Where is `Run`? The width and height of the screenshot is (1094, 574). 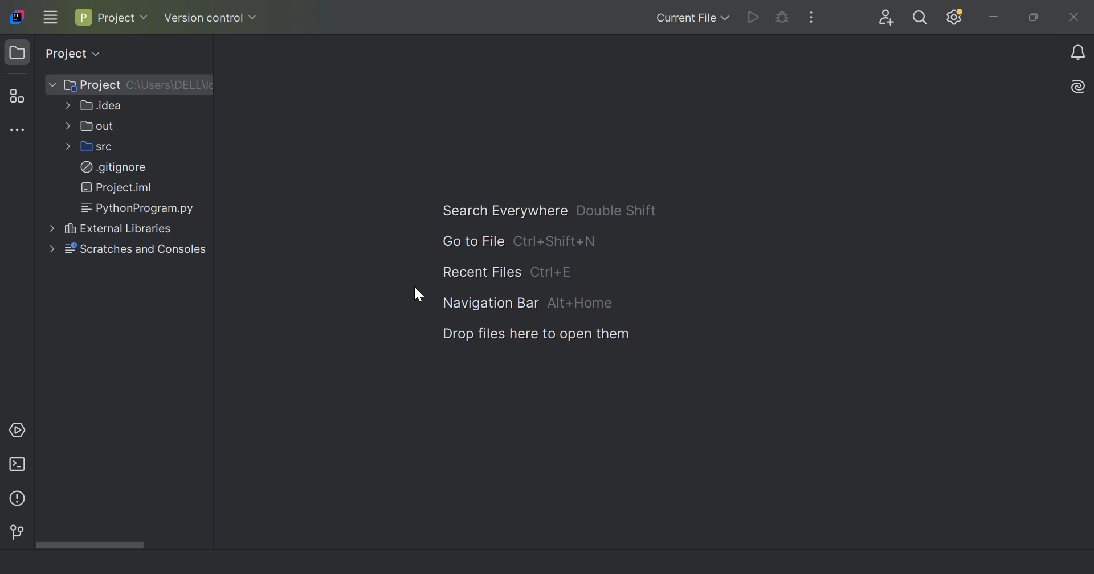 Run is located at coordinates (752, 18).